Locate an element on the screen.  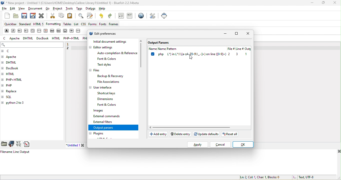
file browser is located at coordinates (4, 144).